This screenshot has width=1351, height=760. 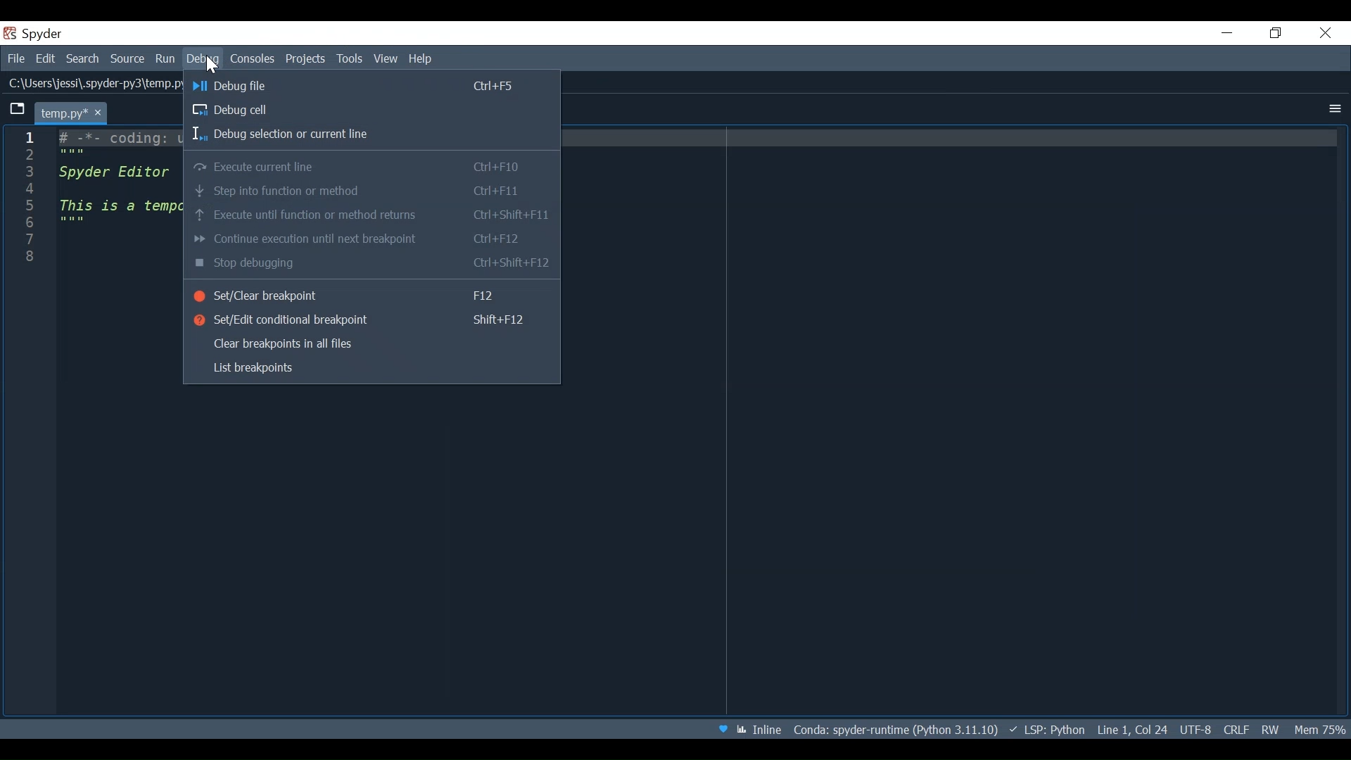 I want to click on View, so click(x=386, y=61).